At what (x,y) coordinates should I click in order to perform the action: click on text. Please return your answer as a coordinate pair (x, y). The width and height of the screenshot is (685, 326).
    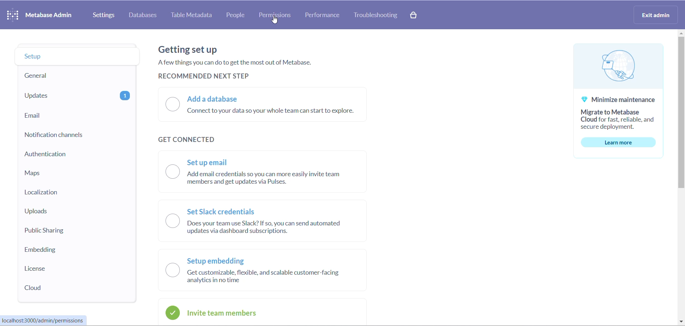
    Looking at the image, I should click on (260, 59).